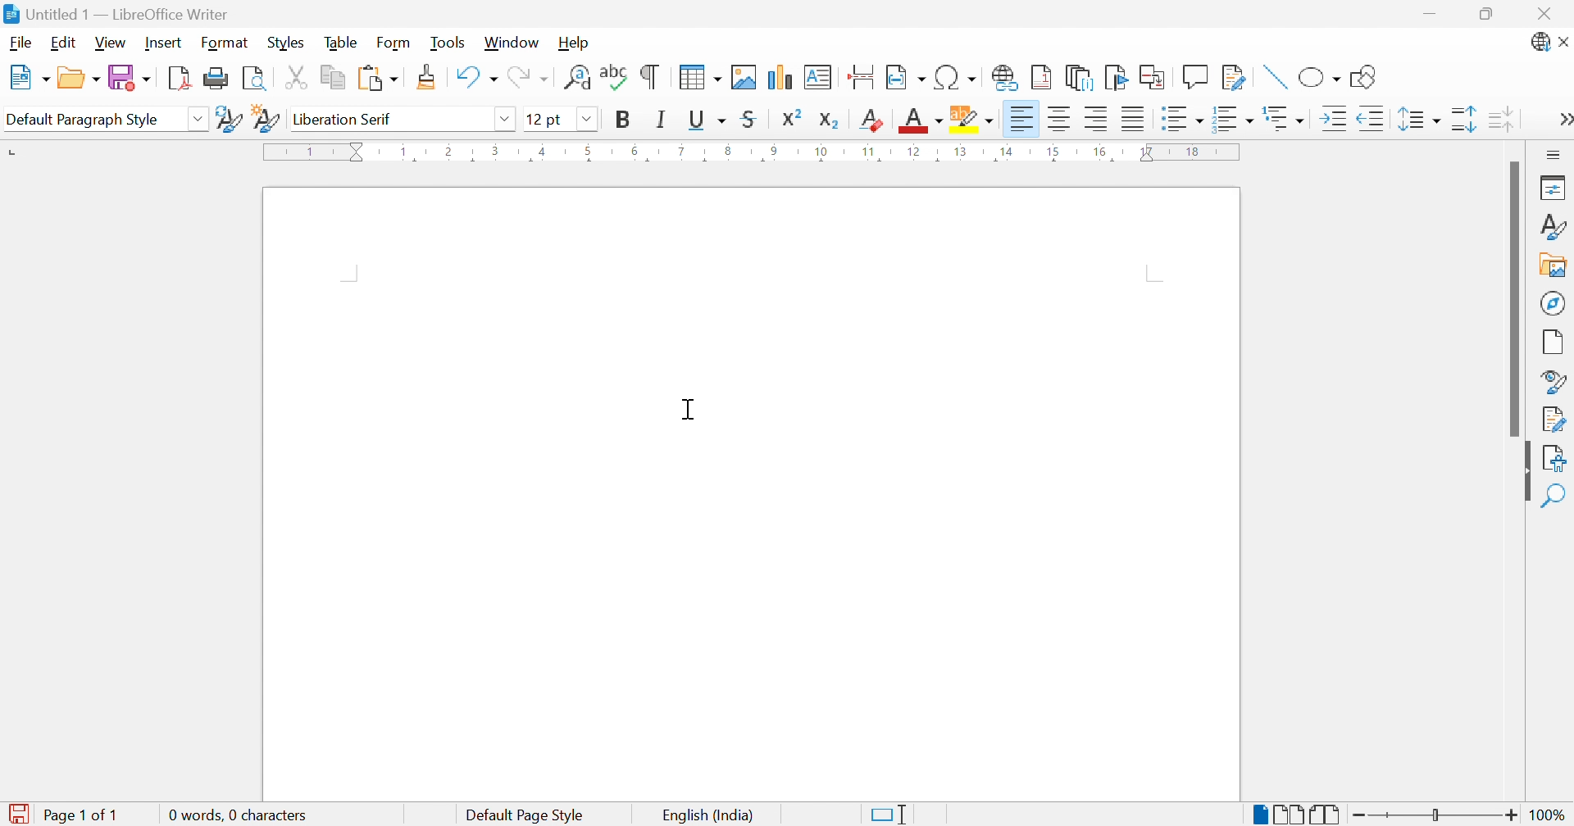 This screenshot has height=826, width=1574. I want to click on Drop down, so click(588, 120).